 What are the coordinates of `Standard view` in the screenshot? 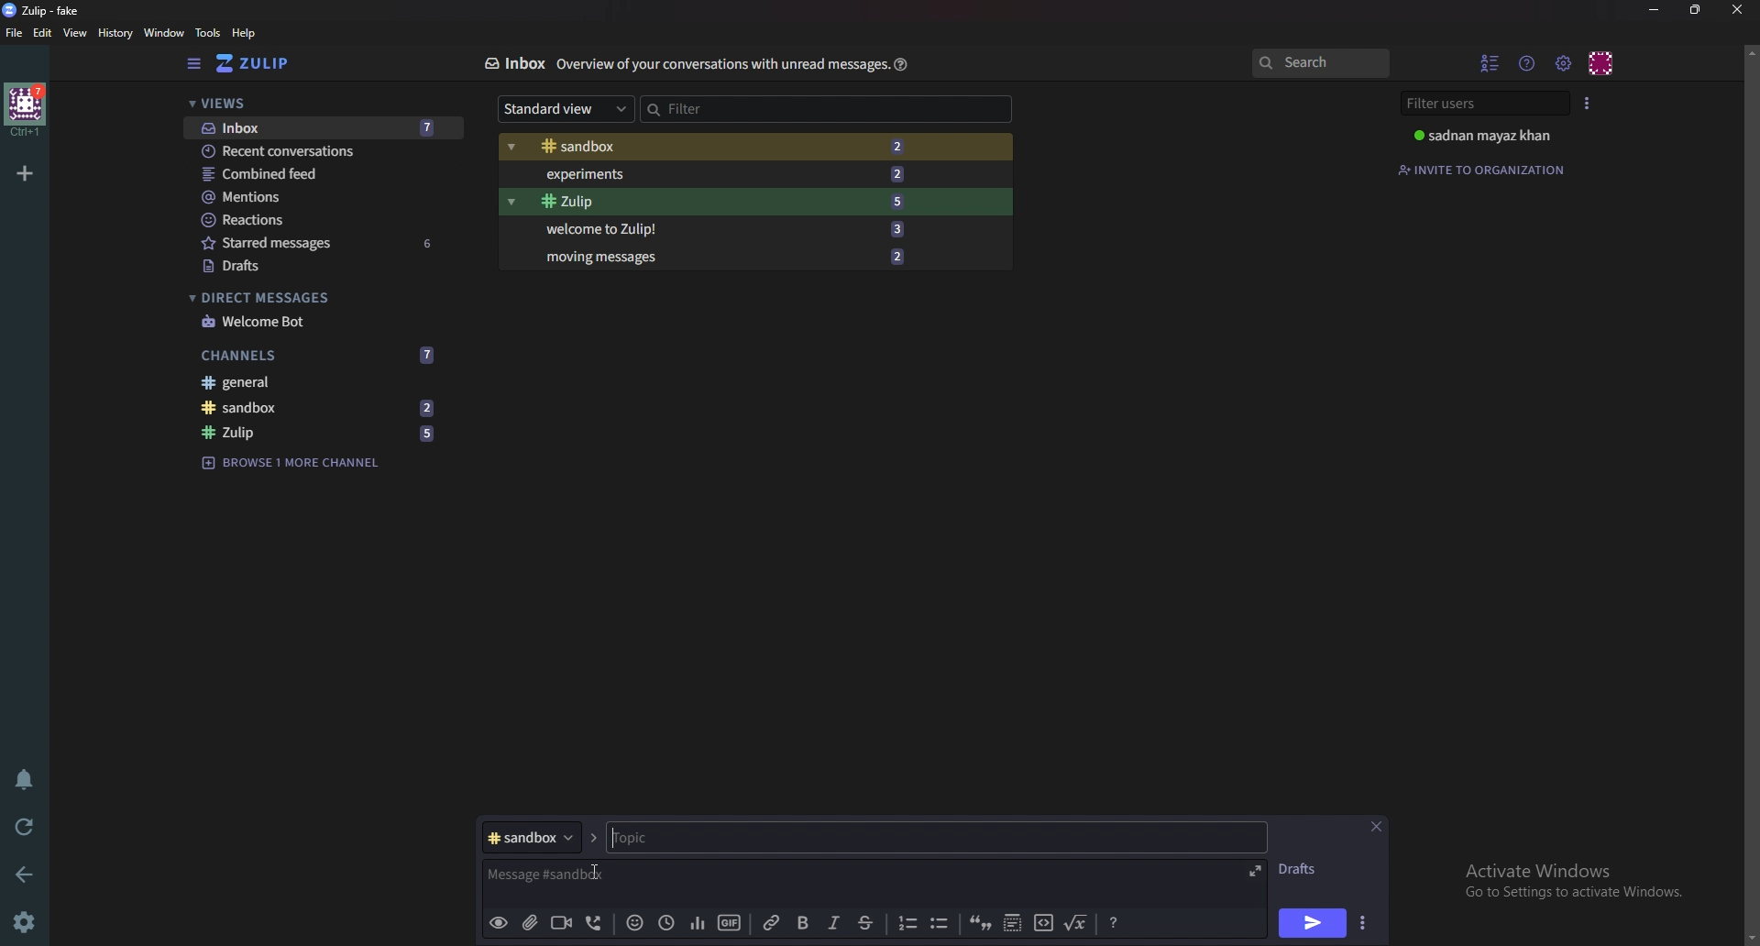 It's located at (566, 107).